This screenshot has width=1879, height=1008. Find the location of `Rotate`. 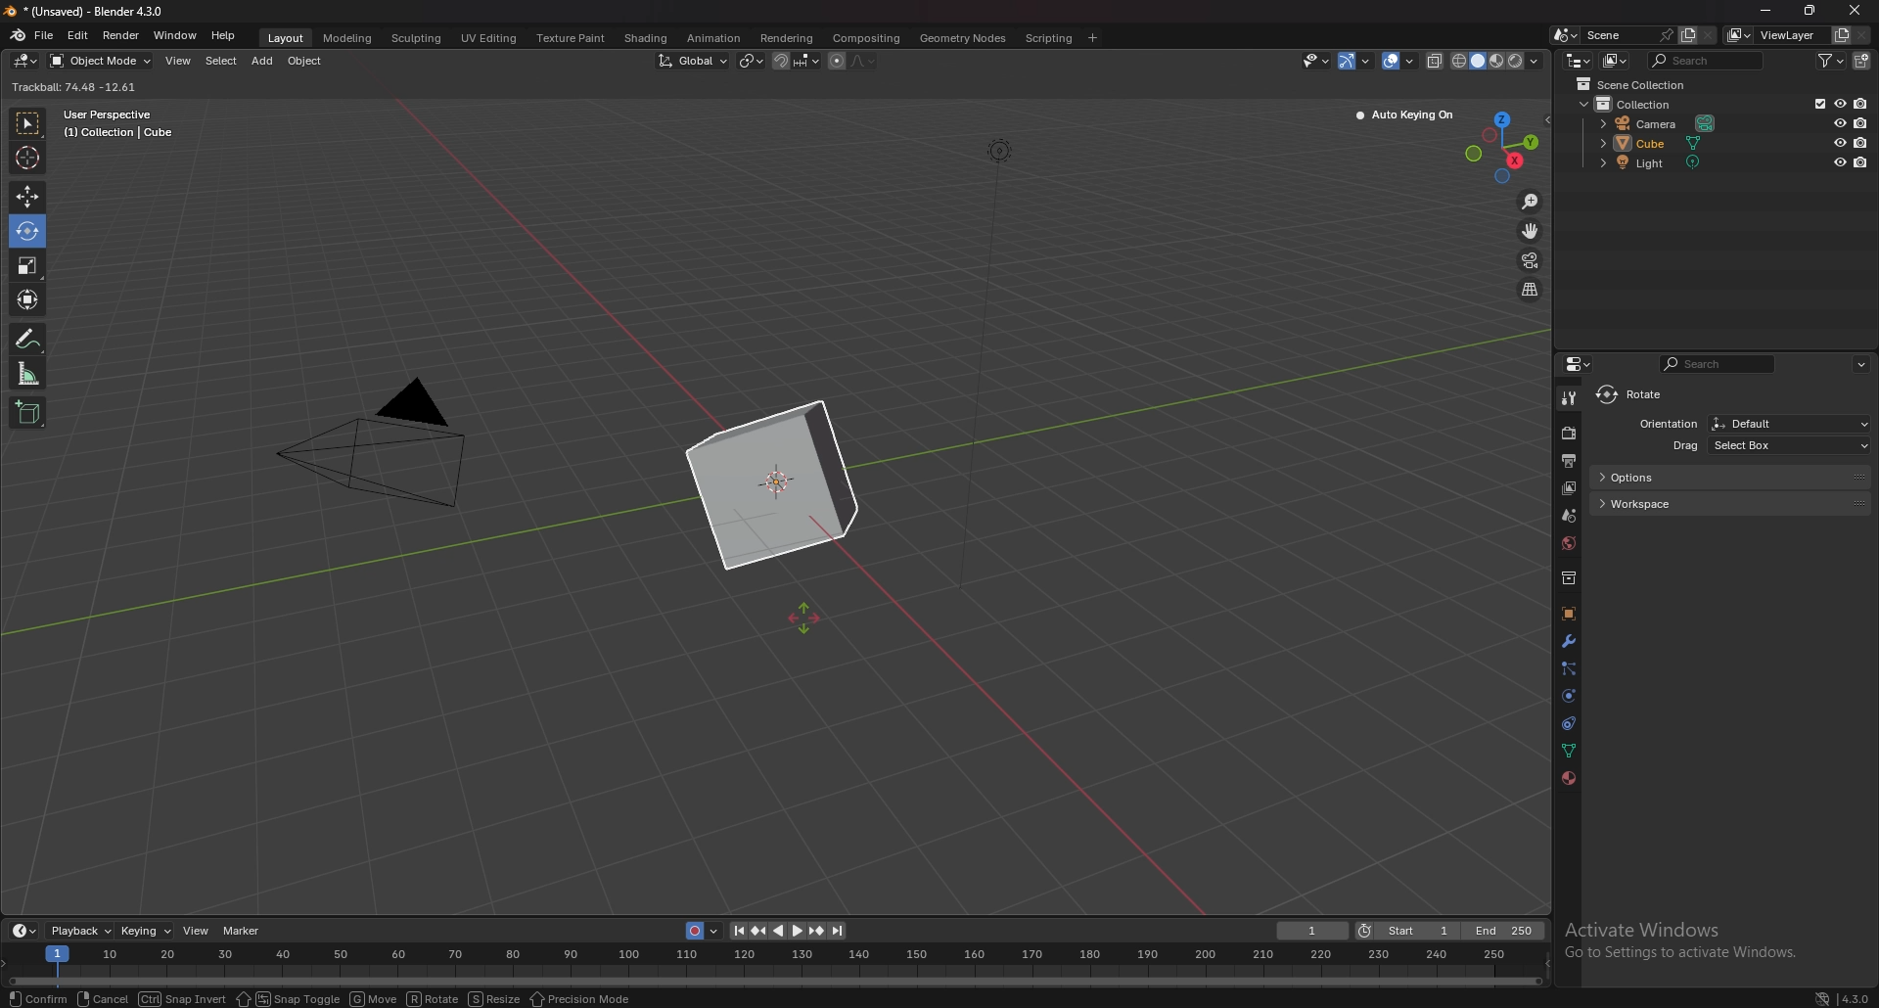

Rotate is located at coordinates (26, 233).